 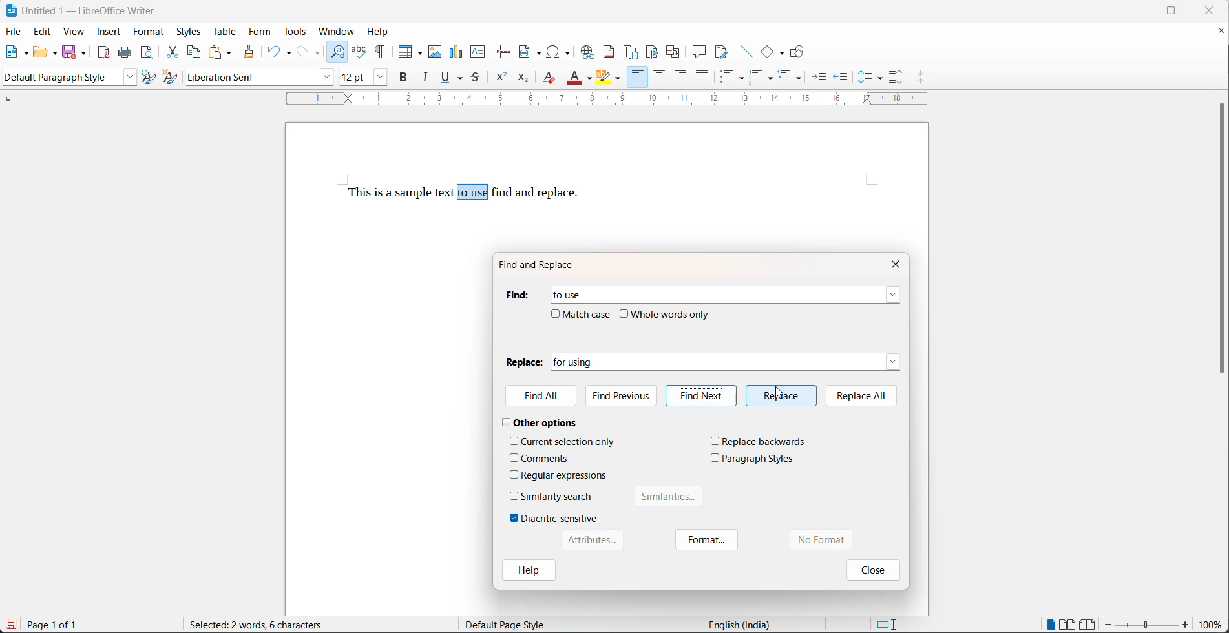 I want to click on comments, so click(x=545, y=459).